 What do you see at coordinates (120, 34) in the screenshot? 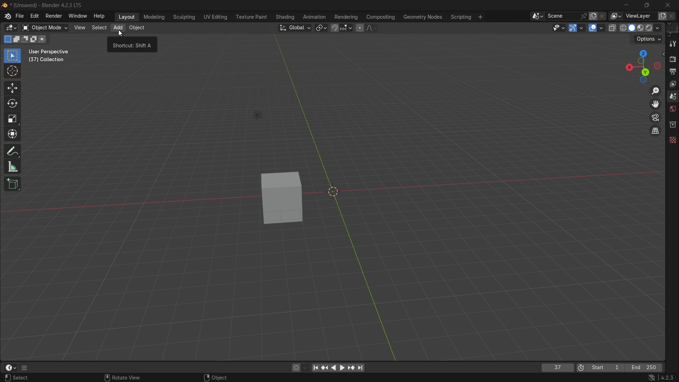
I see `cursor` at bounding box center [120, 34].